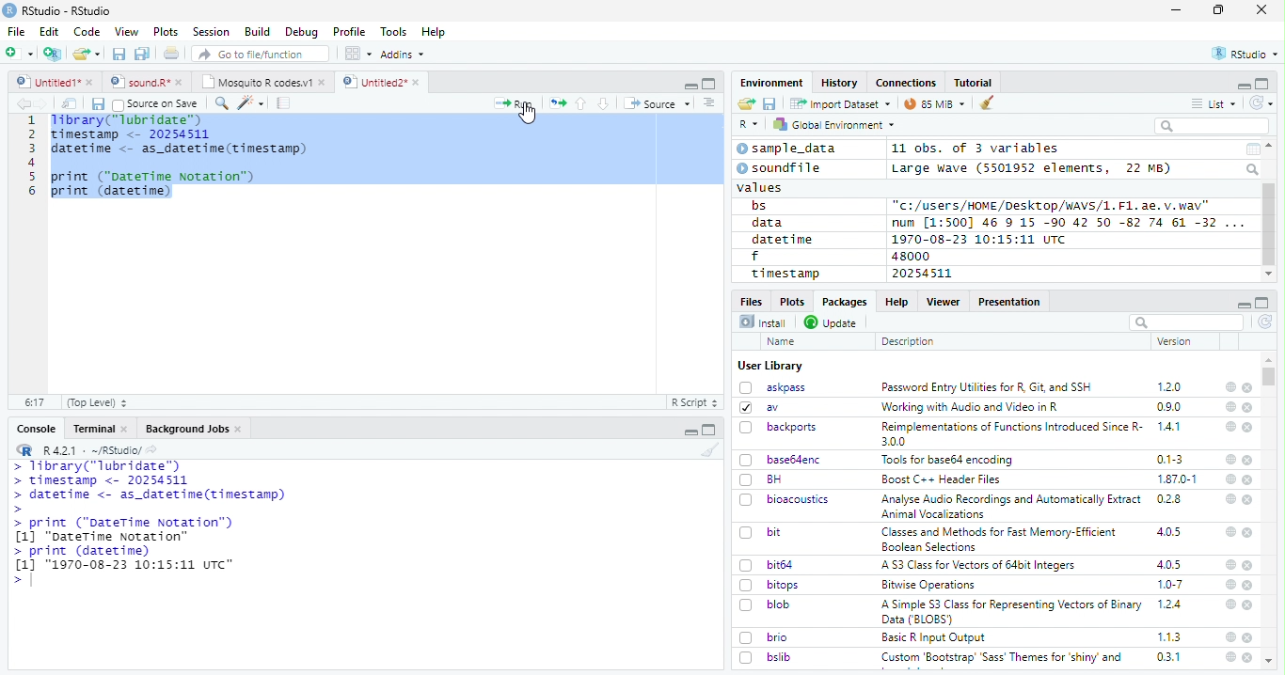 The image size is (1285, 675). I want to click on Create a project, so click(53, 54).